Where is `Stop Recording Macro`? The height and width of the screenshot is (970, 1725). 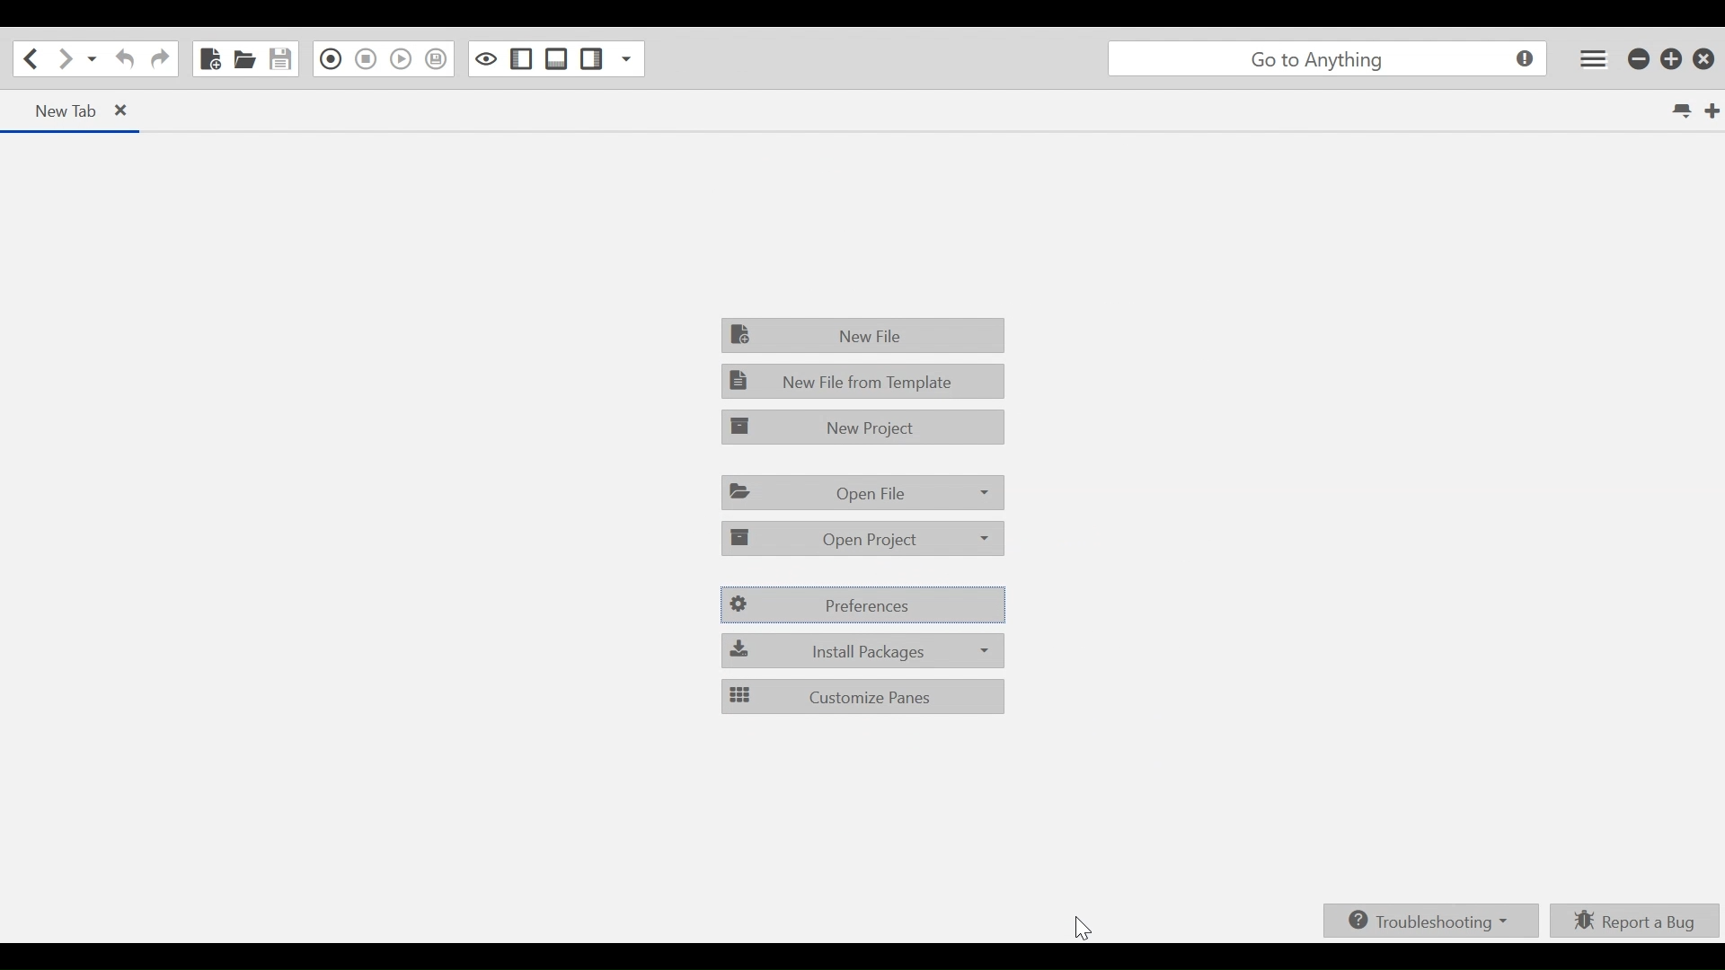 Stop Recording Macro is located at coordinates (366, 59).